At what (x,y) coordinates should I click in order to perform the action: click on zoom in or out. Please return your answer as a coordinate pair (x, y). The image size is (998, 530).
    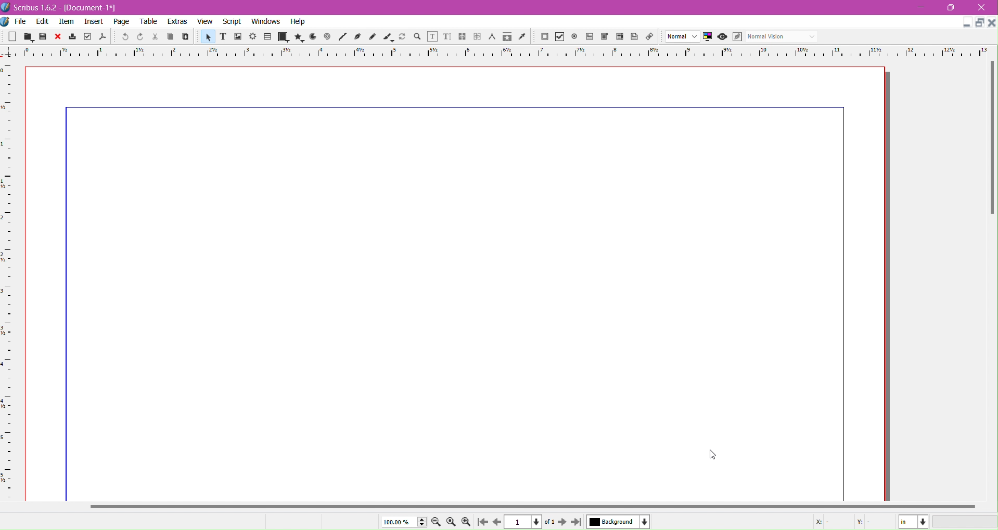
    Looking at the image, I should click on (418, 37).